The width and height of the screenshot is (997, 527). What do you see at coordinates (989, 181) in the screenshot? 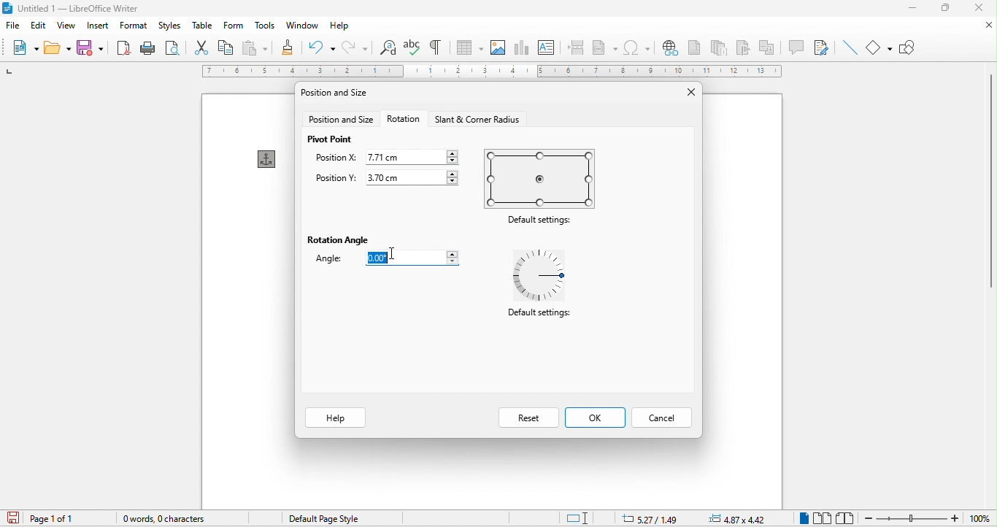
I see `vertical scroll bar` at bounding box center [989, 181].